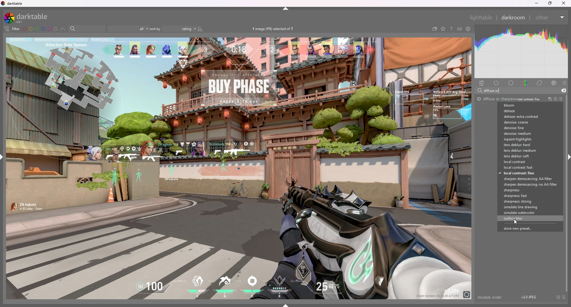 The width and height of the screenshot is (571, 307). What do you see at coordinates (286, 8) in the screenshot?
I see `hide` at bounding box center [286, 8].